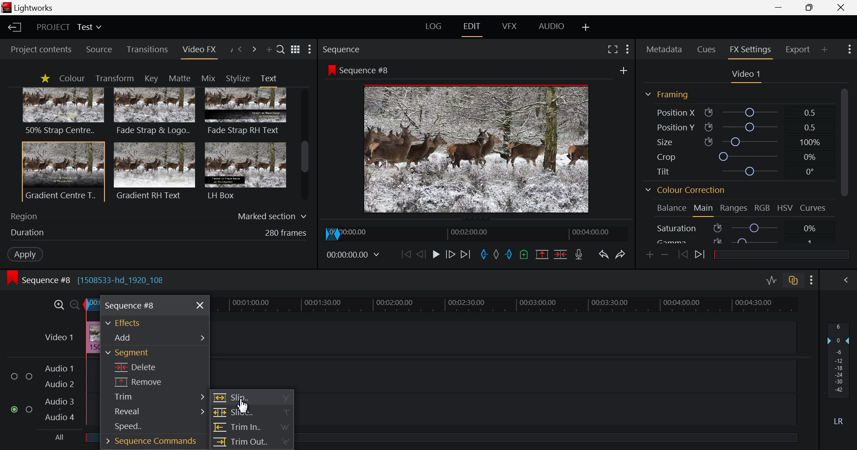 The image size is (857, 450). Describe the element at coordinates (613, 50) in the screenshot. I see `Full Screen` at that location.